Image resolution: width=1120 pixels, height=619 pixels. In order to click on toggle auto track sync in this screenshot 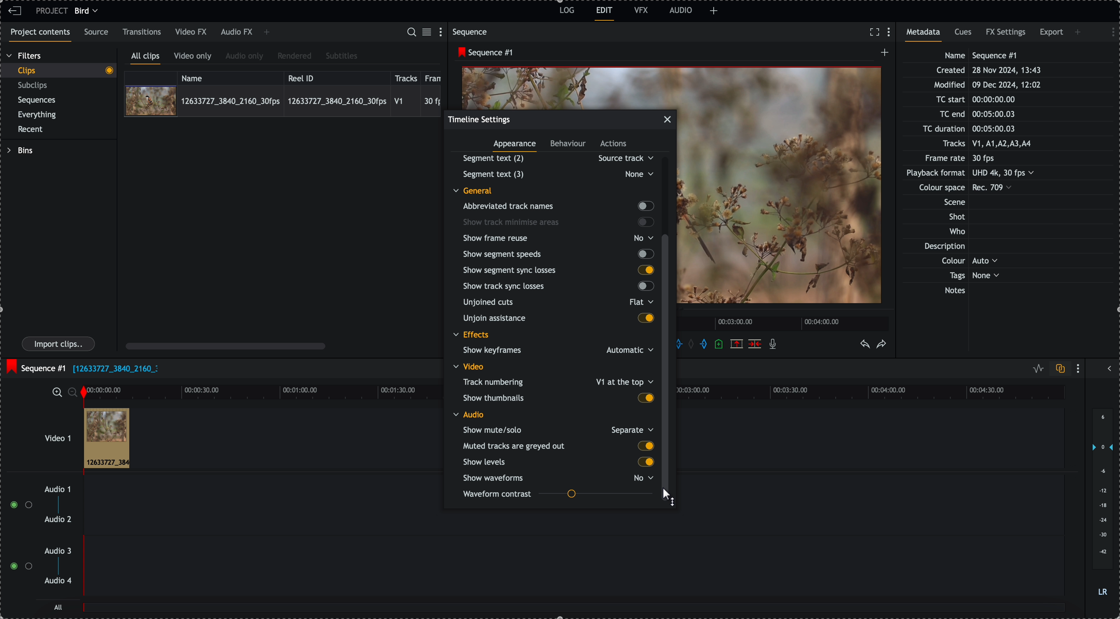, I will do `click(1058, 369)`.